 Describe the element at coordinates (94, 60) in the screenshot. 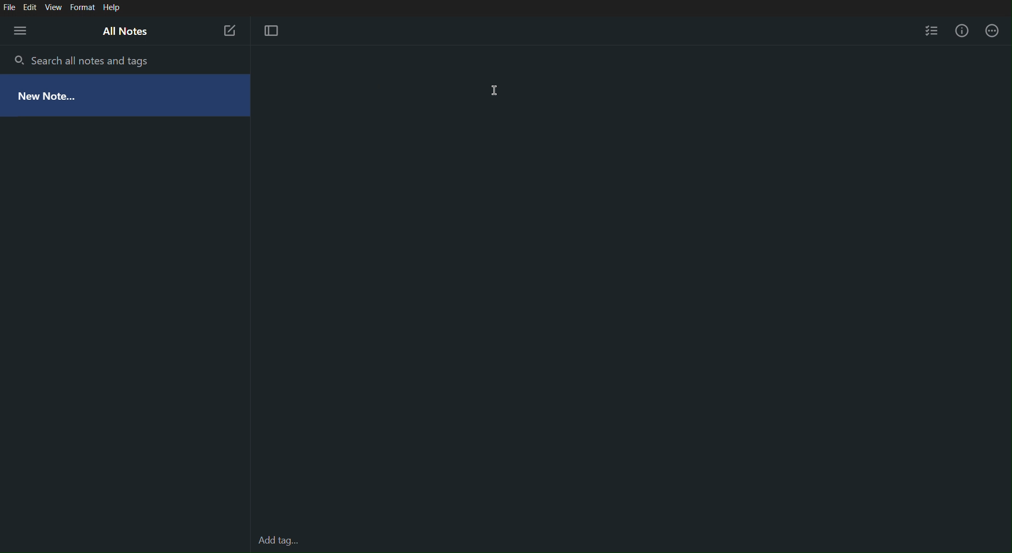

I see `Search all notes and tags` at that location.